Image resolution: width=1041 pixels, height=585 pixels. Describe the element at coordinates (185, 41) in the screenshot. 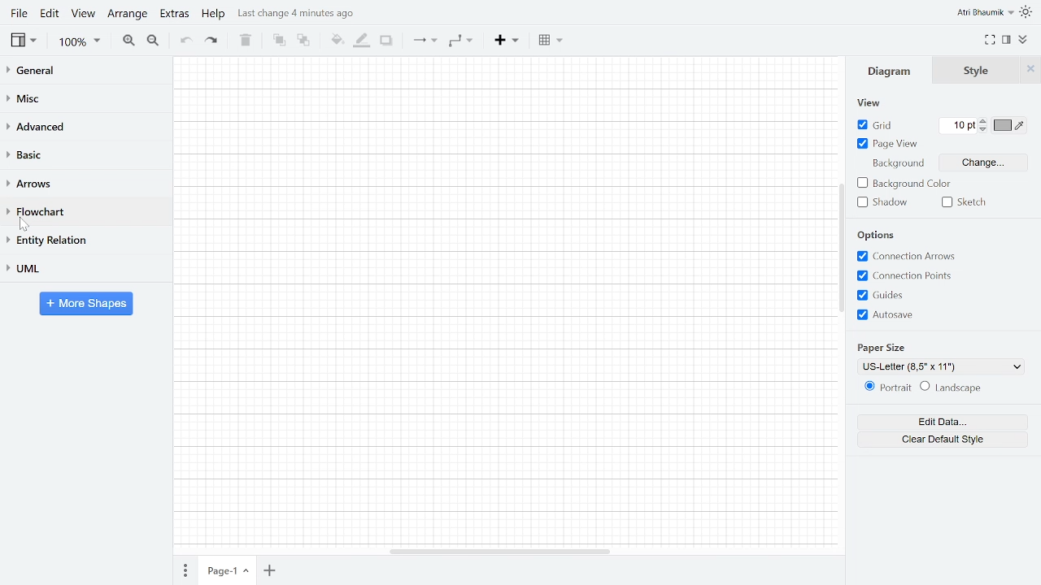

I see `Undo` at that location.